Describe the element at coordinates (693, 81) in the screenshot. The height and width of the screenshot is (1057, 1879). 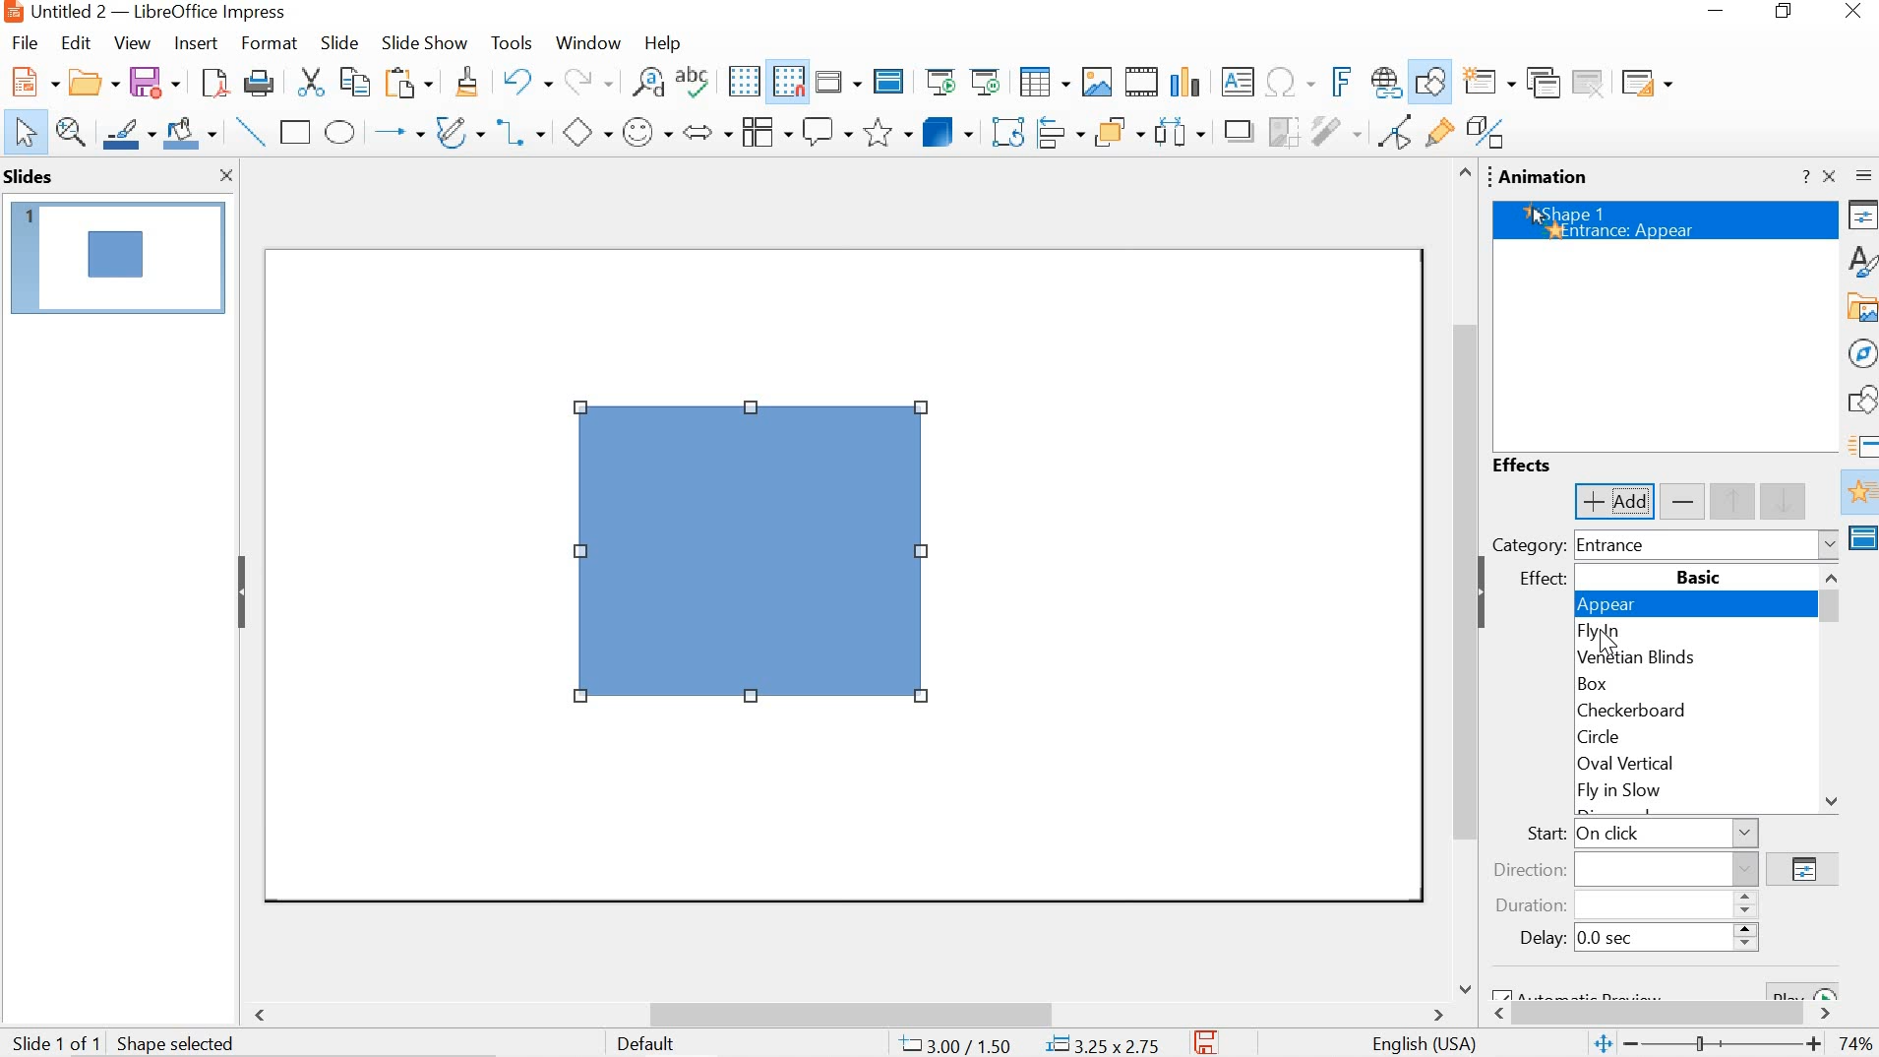
I see `spelling` at that location.